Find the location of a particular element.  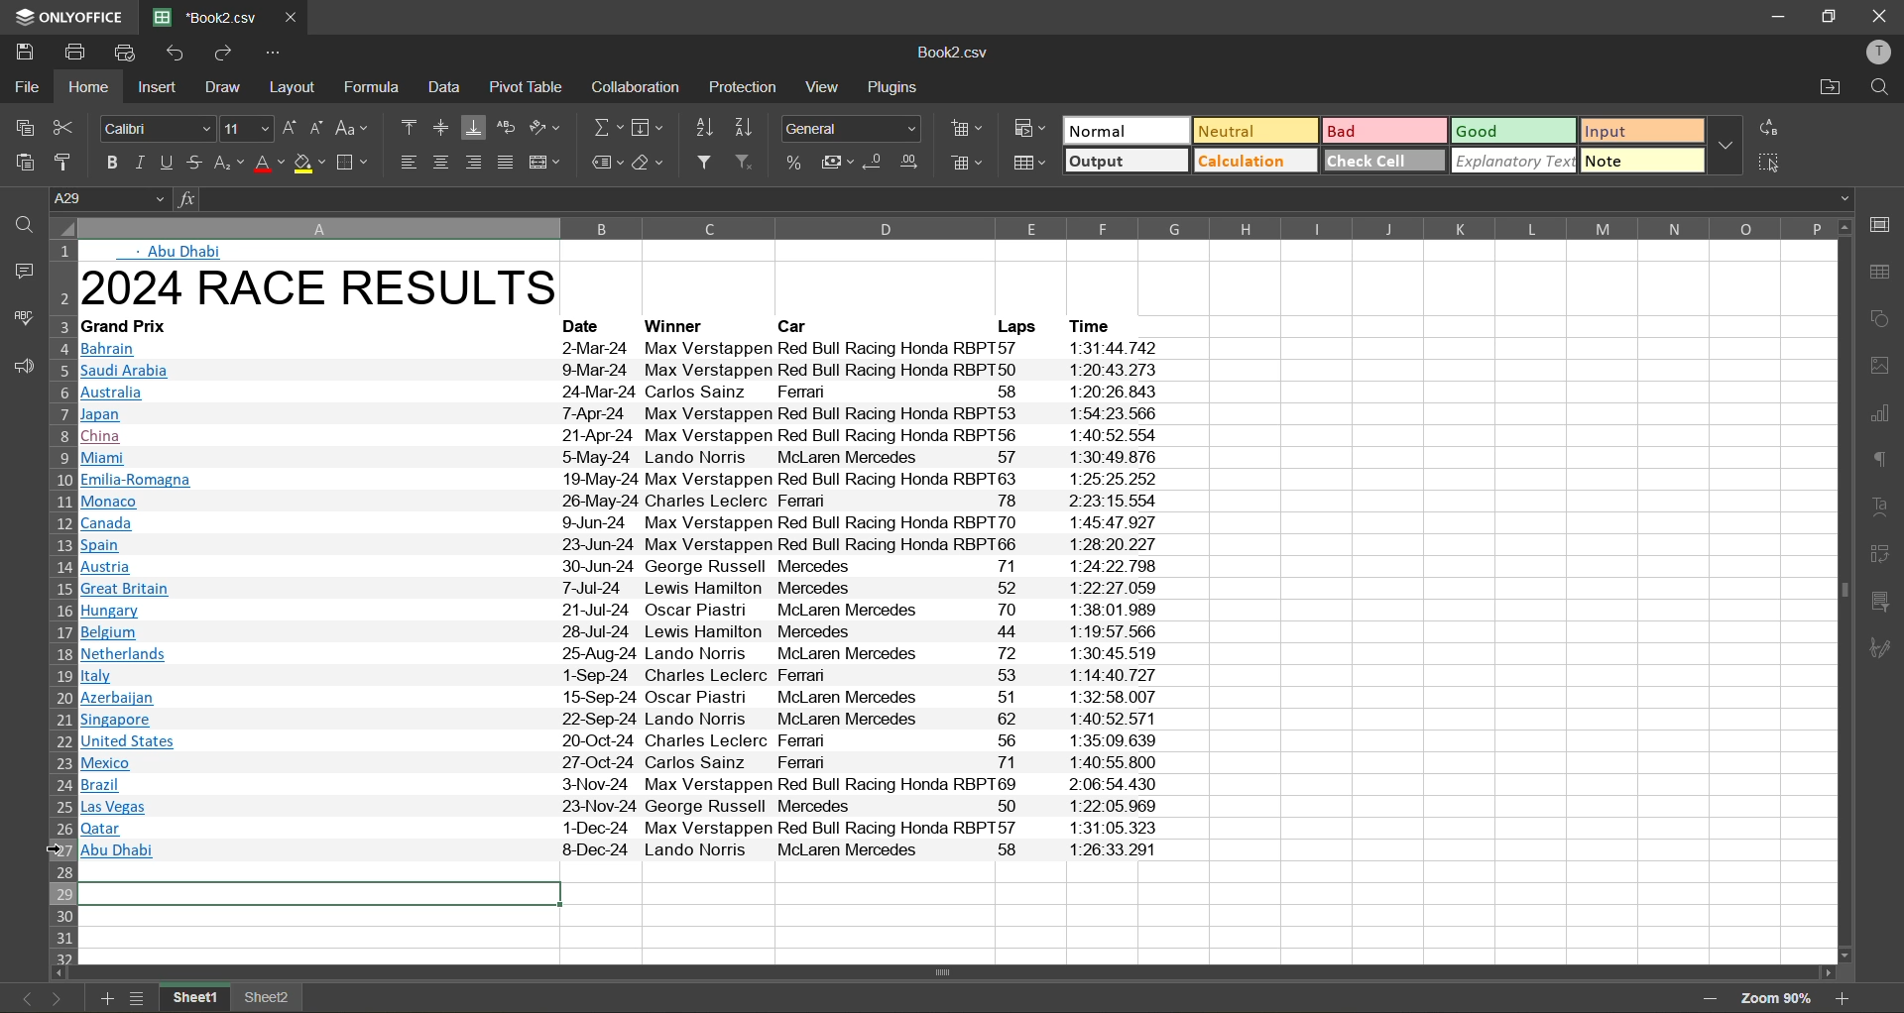

text info is located at coordinates (618, 698).